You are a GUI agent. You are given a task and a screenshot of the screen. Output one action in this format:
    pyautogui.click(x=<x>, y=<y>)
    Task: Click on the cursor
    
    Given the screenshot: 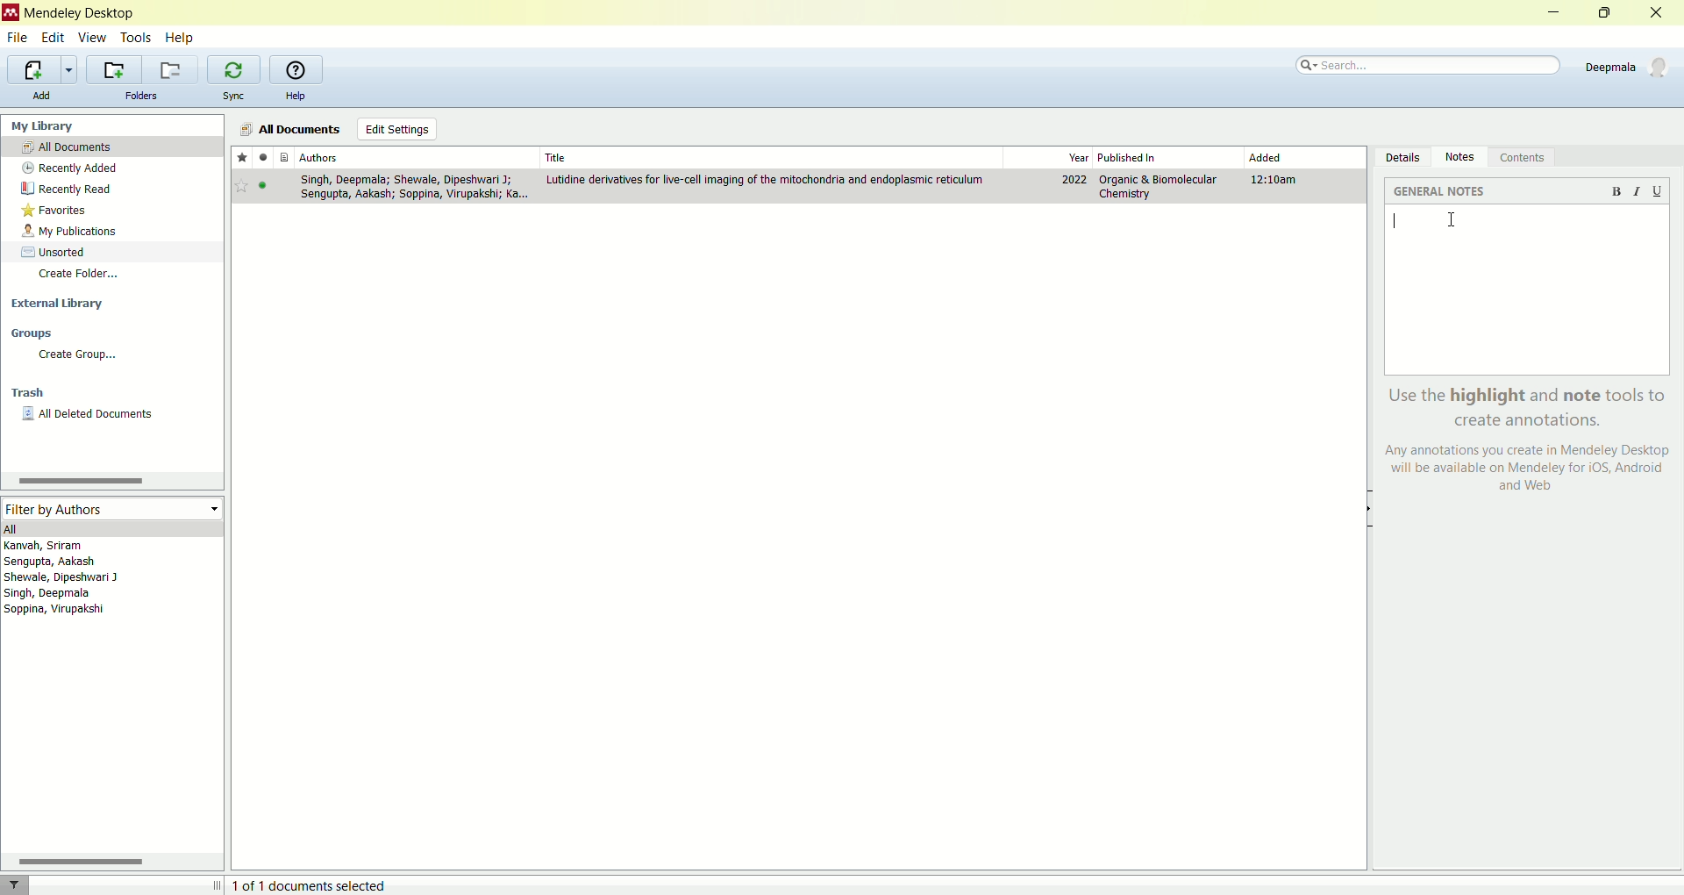 What is the action you would take?
    pyautogui.click(x=1452, y=225)
    